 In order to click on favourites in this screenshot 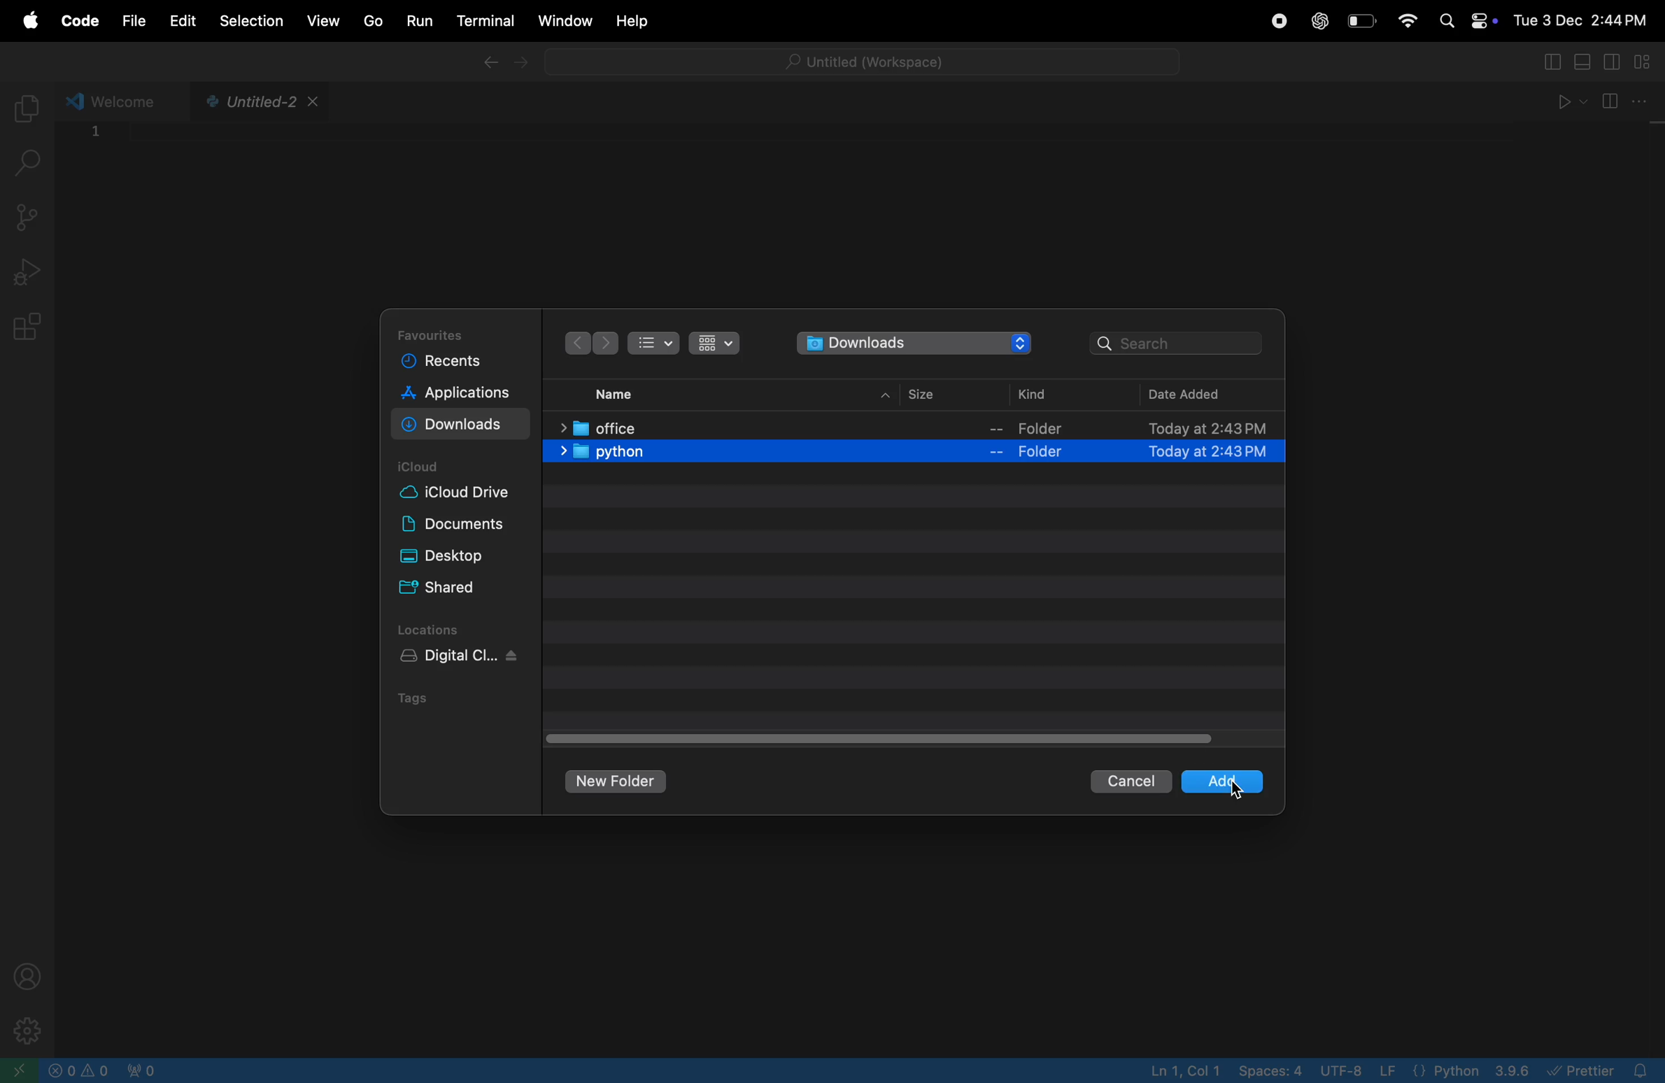, I will do `click(439, 332)`.